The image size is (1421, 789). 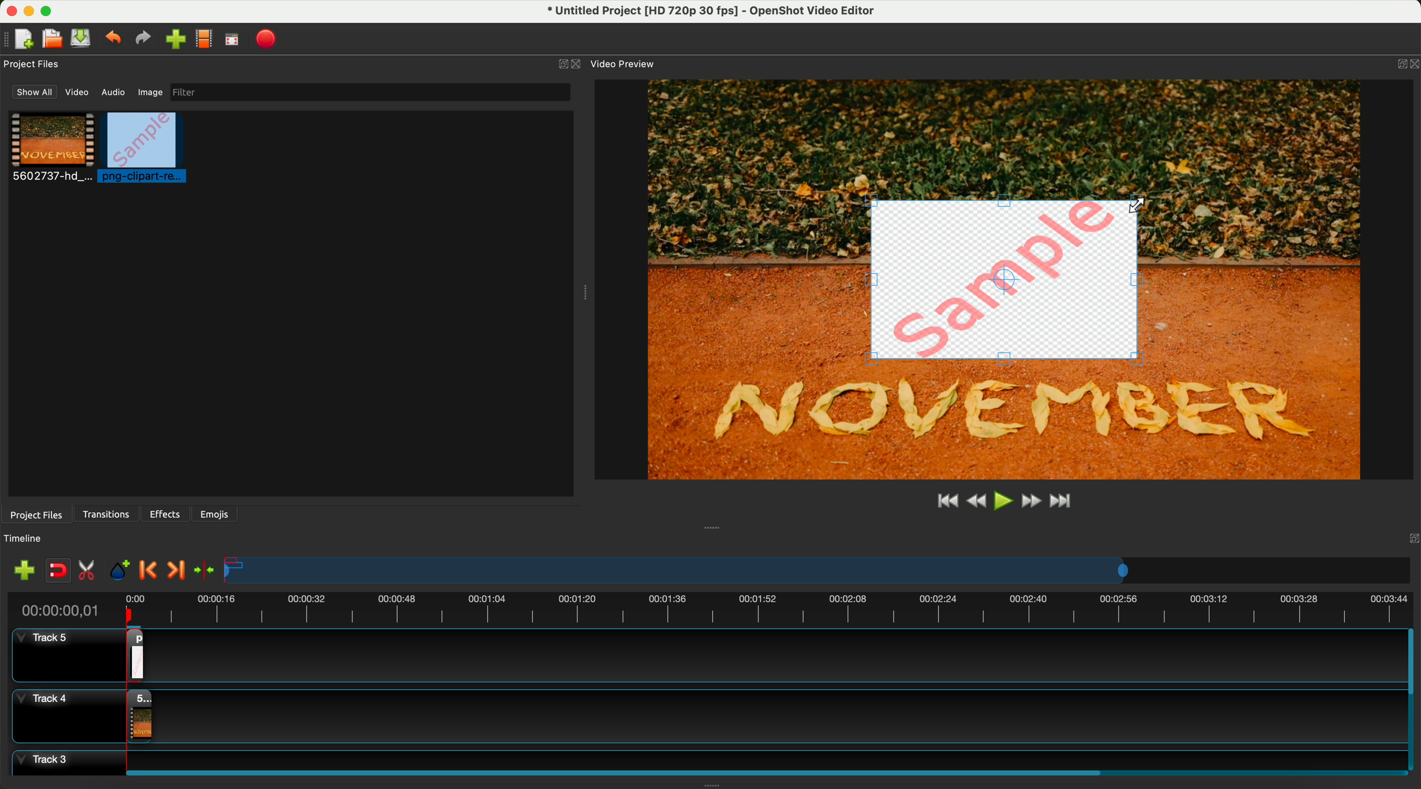 I want to click on add mark, so click(x=122, y=572).